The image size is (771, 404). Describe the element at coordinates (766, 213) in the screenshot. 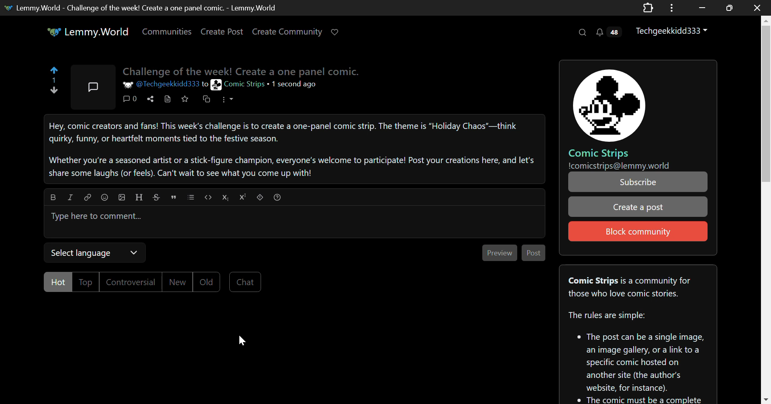

I see `Vertical Scroll Bar` at that location.